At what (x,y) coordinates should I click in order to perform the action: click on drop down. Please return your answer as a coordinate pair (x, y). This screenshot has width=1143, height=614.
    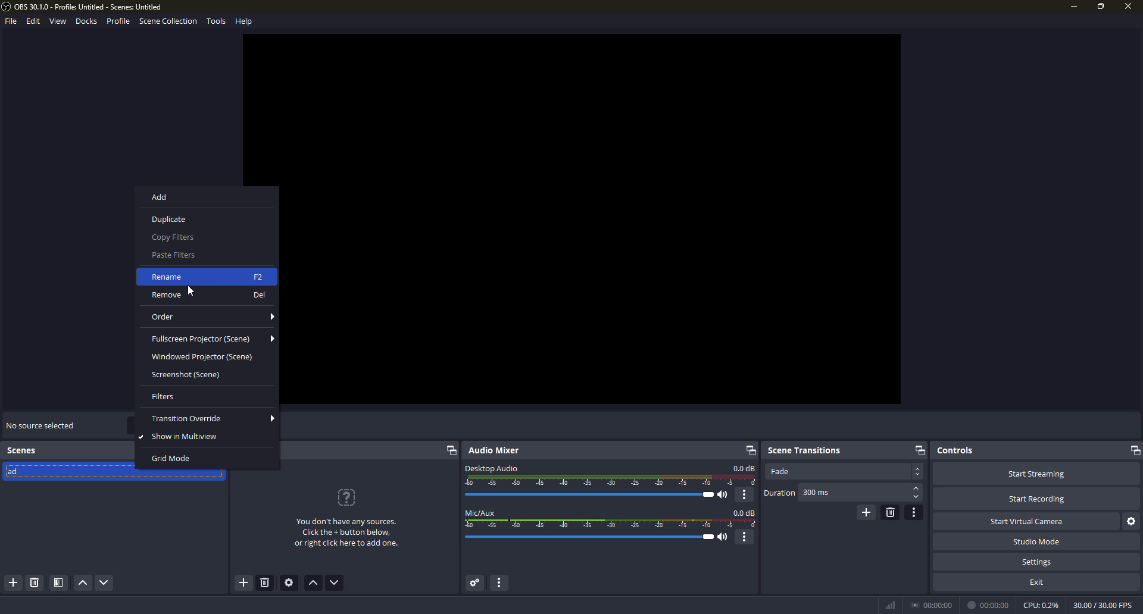
    Looking at the image, I should click on (918, 471).